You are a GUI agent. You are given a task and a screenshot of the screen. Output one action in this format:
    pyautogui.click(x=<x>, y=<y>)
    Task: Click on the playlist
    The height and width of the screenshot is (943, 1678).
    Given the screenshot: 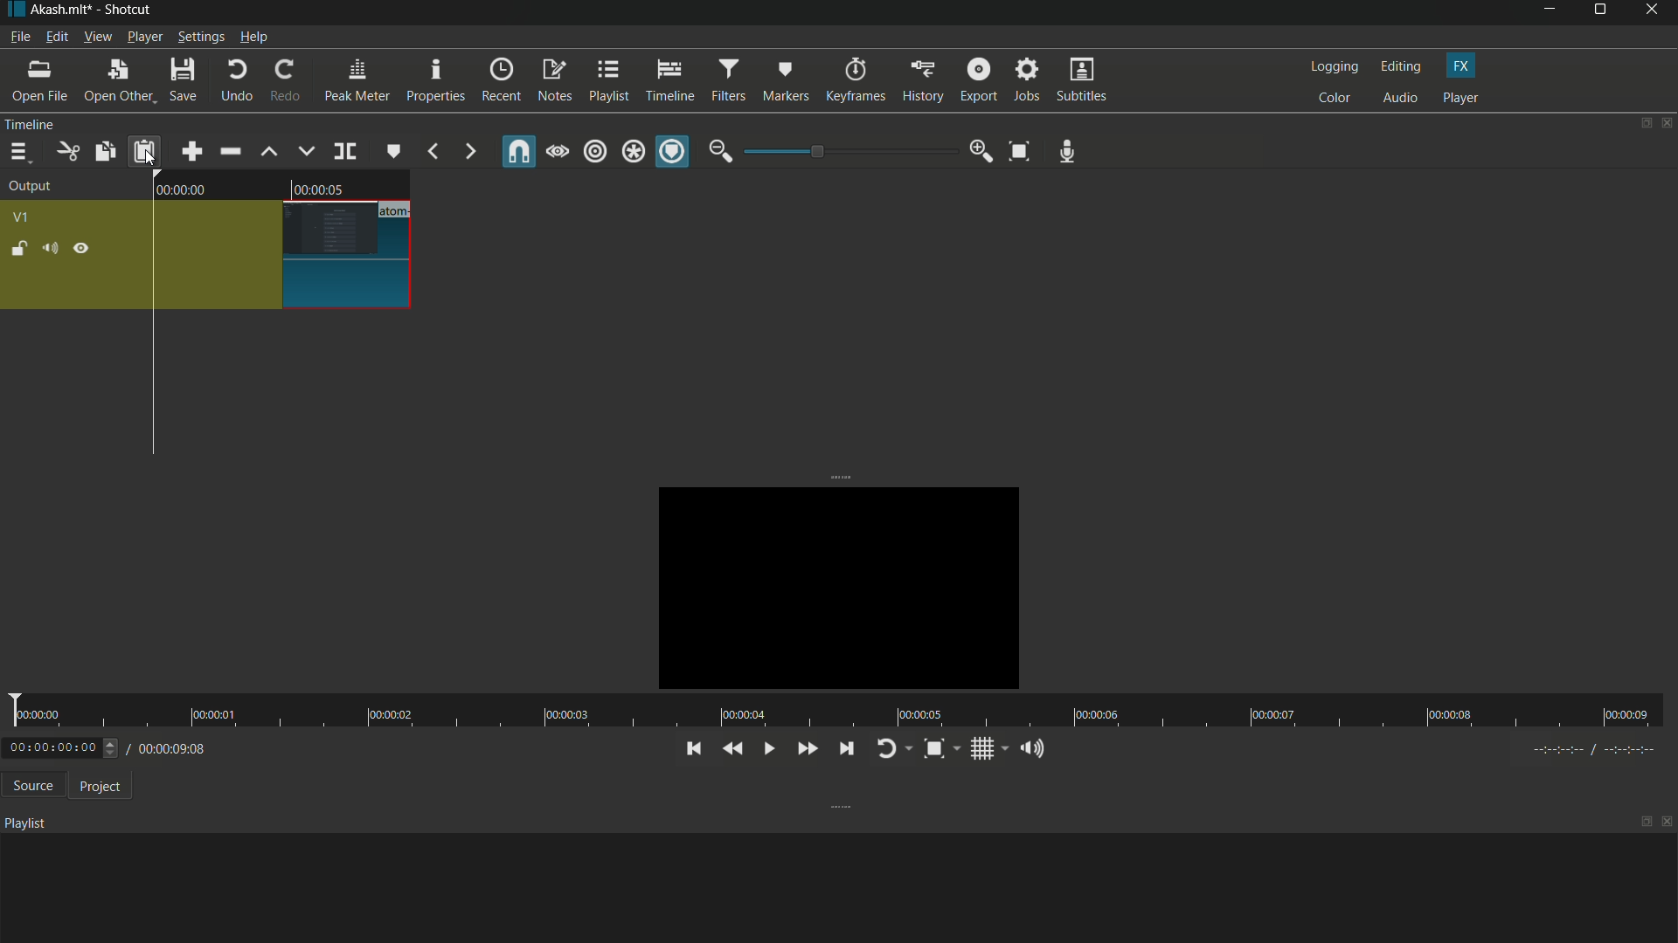 What is the action you would take?
    pyautogui.click(x=607, y=81)
    